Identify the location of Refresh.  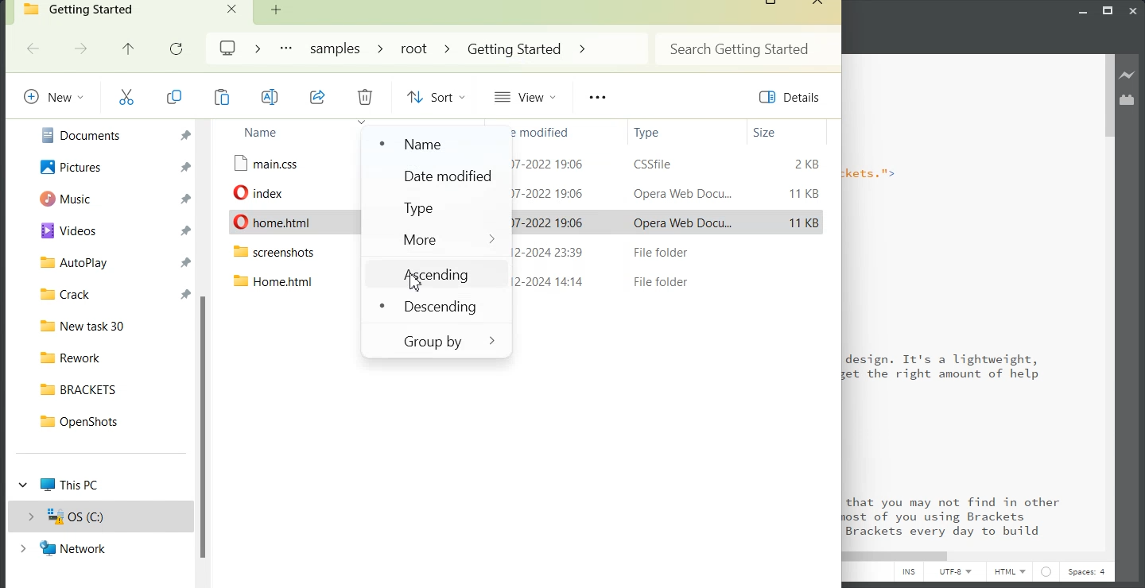
(178, 48).